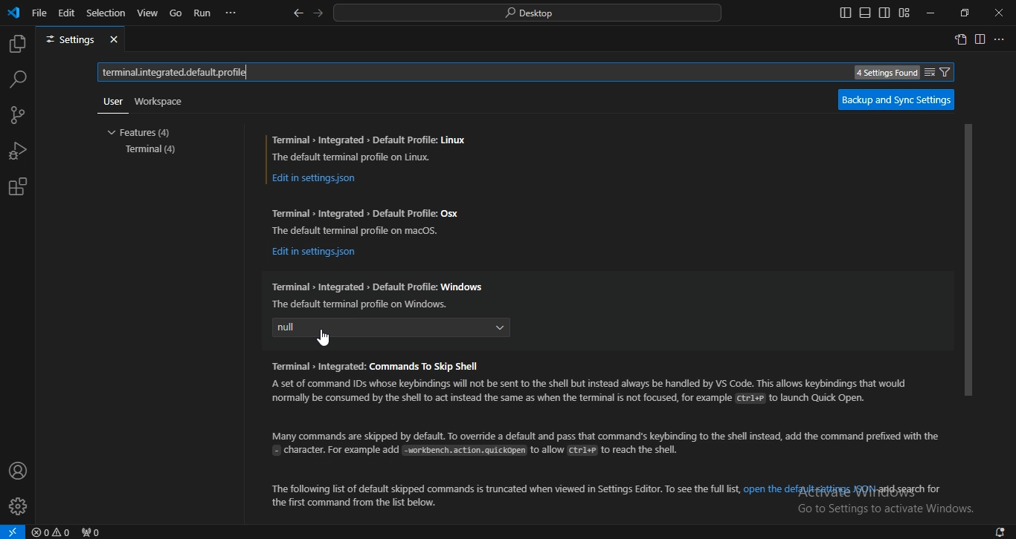  What do you see at coordinates (982, 39) in the screenshot?
I see `split right editor` at bounding box center [982, 39].